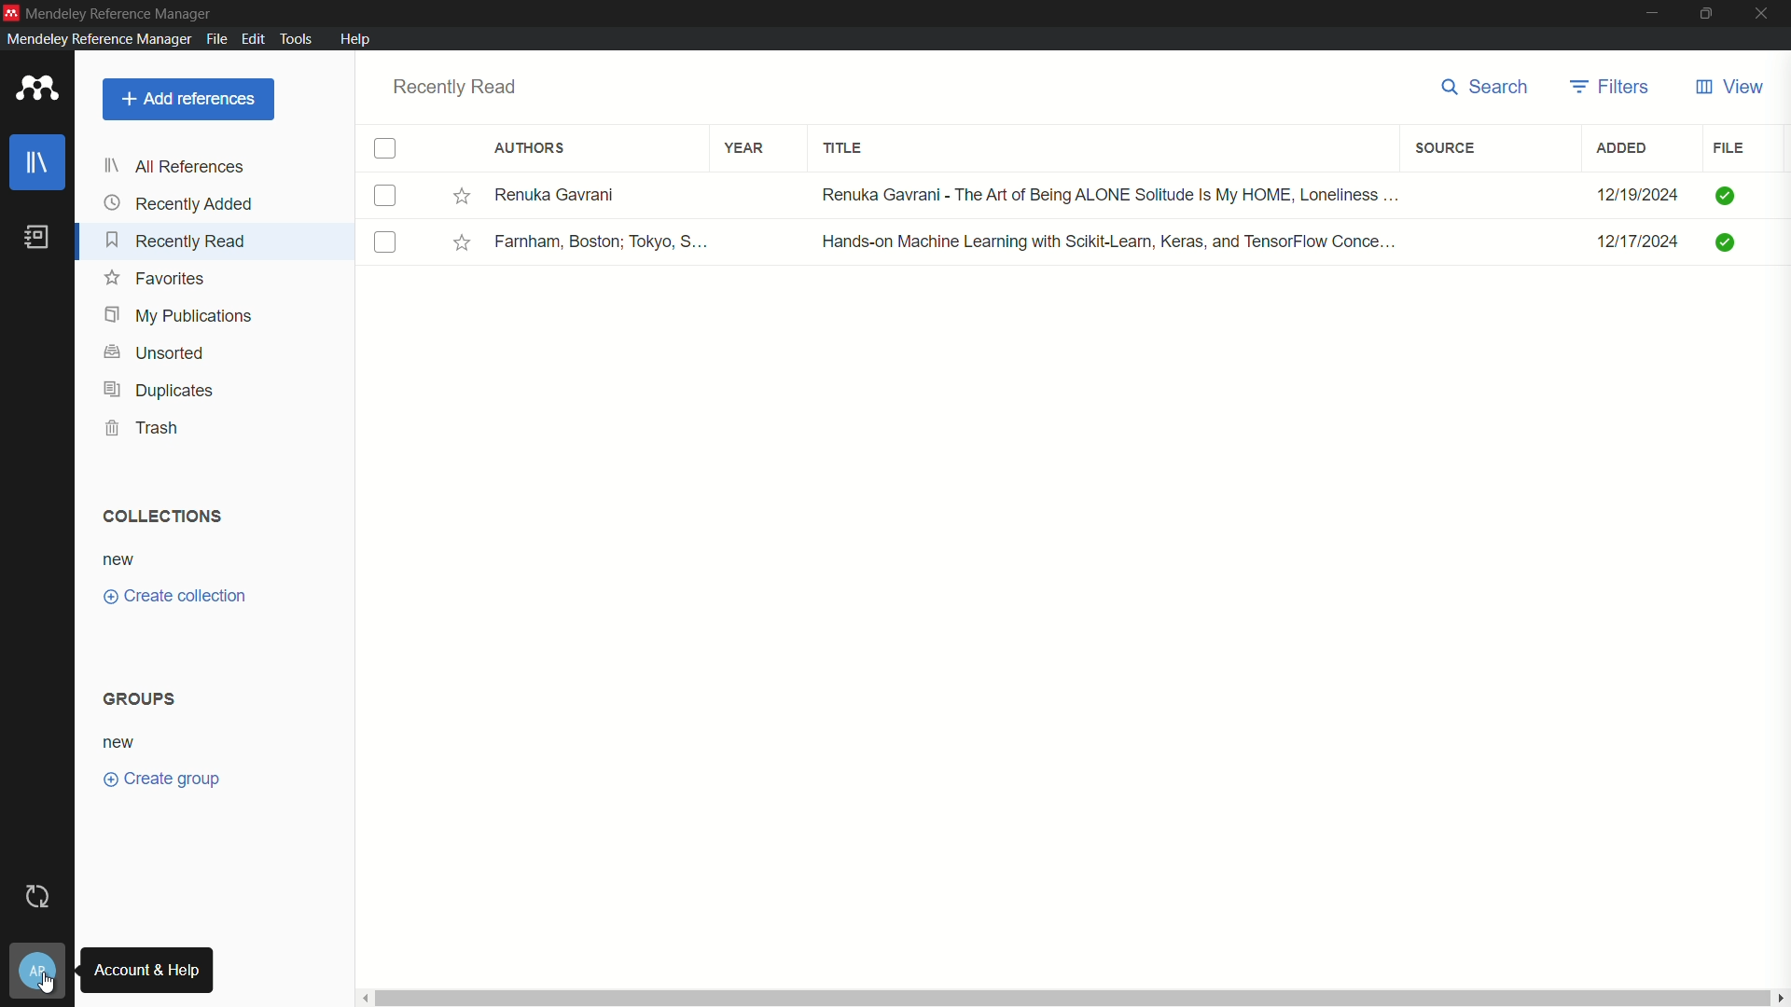 This screenshot has width=1791, height=1007. What do you see at coordinates (253, 39) in the screenshot?
I see `edit menu` at bounding box center [253, 39].